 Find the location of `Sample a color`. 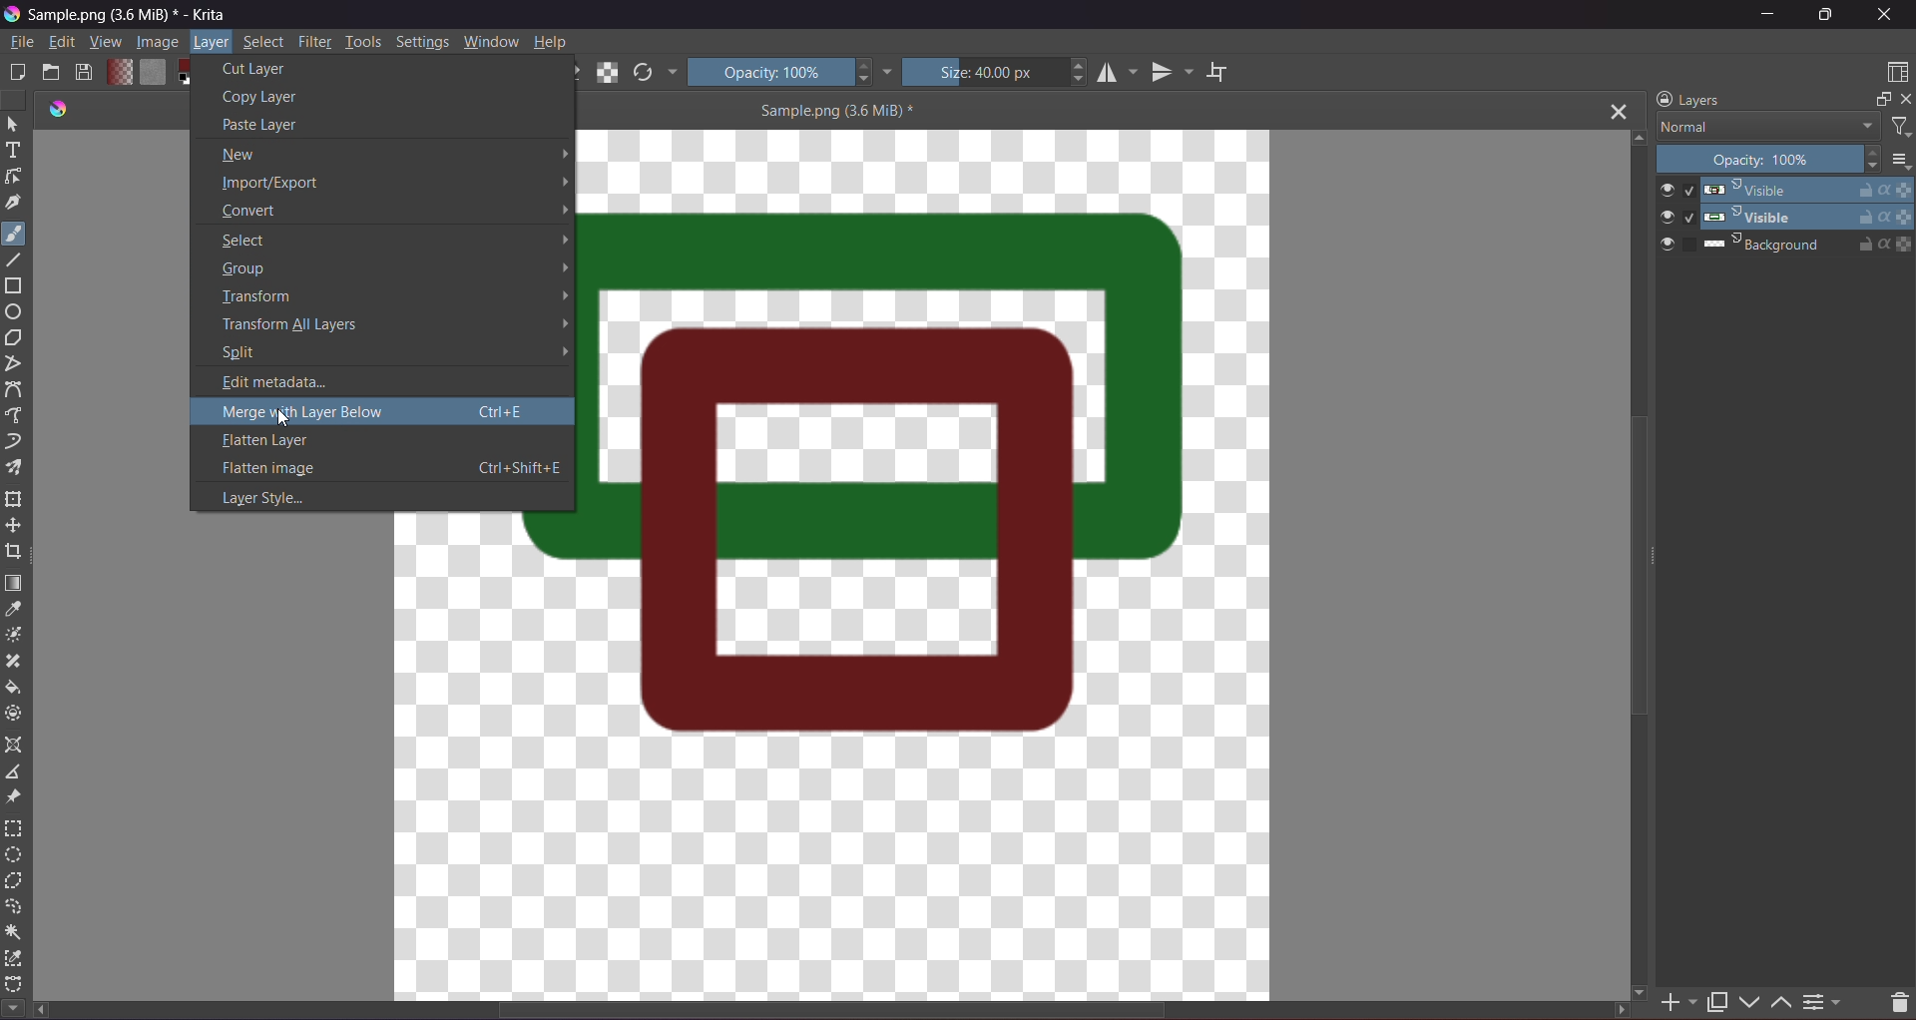

Sample a color is located at coordinates (13, 611).